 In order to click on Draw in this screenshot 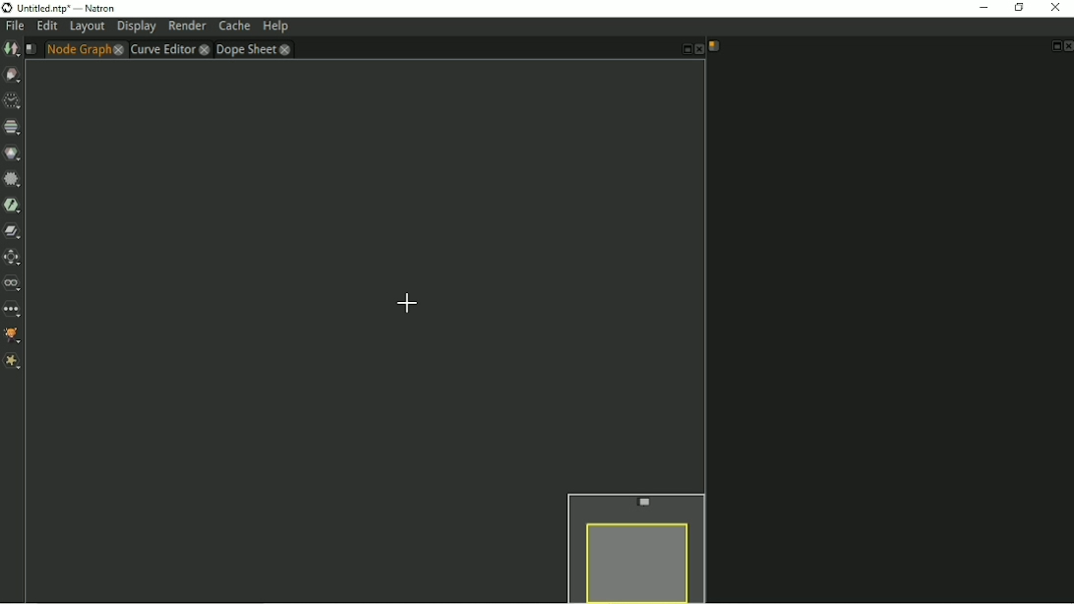, I will do `click(13, 75)`.